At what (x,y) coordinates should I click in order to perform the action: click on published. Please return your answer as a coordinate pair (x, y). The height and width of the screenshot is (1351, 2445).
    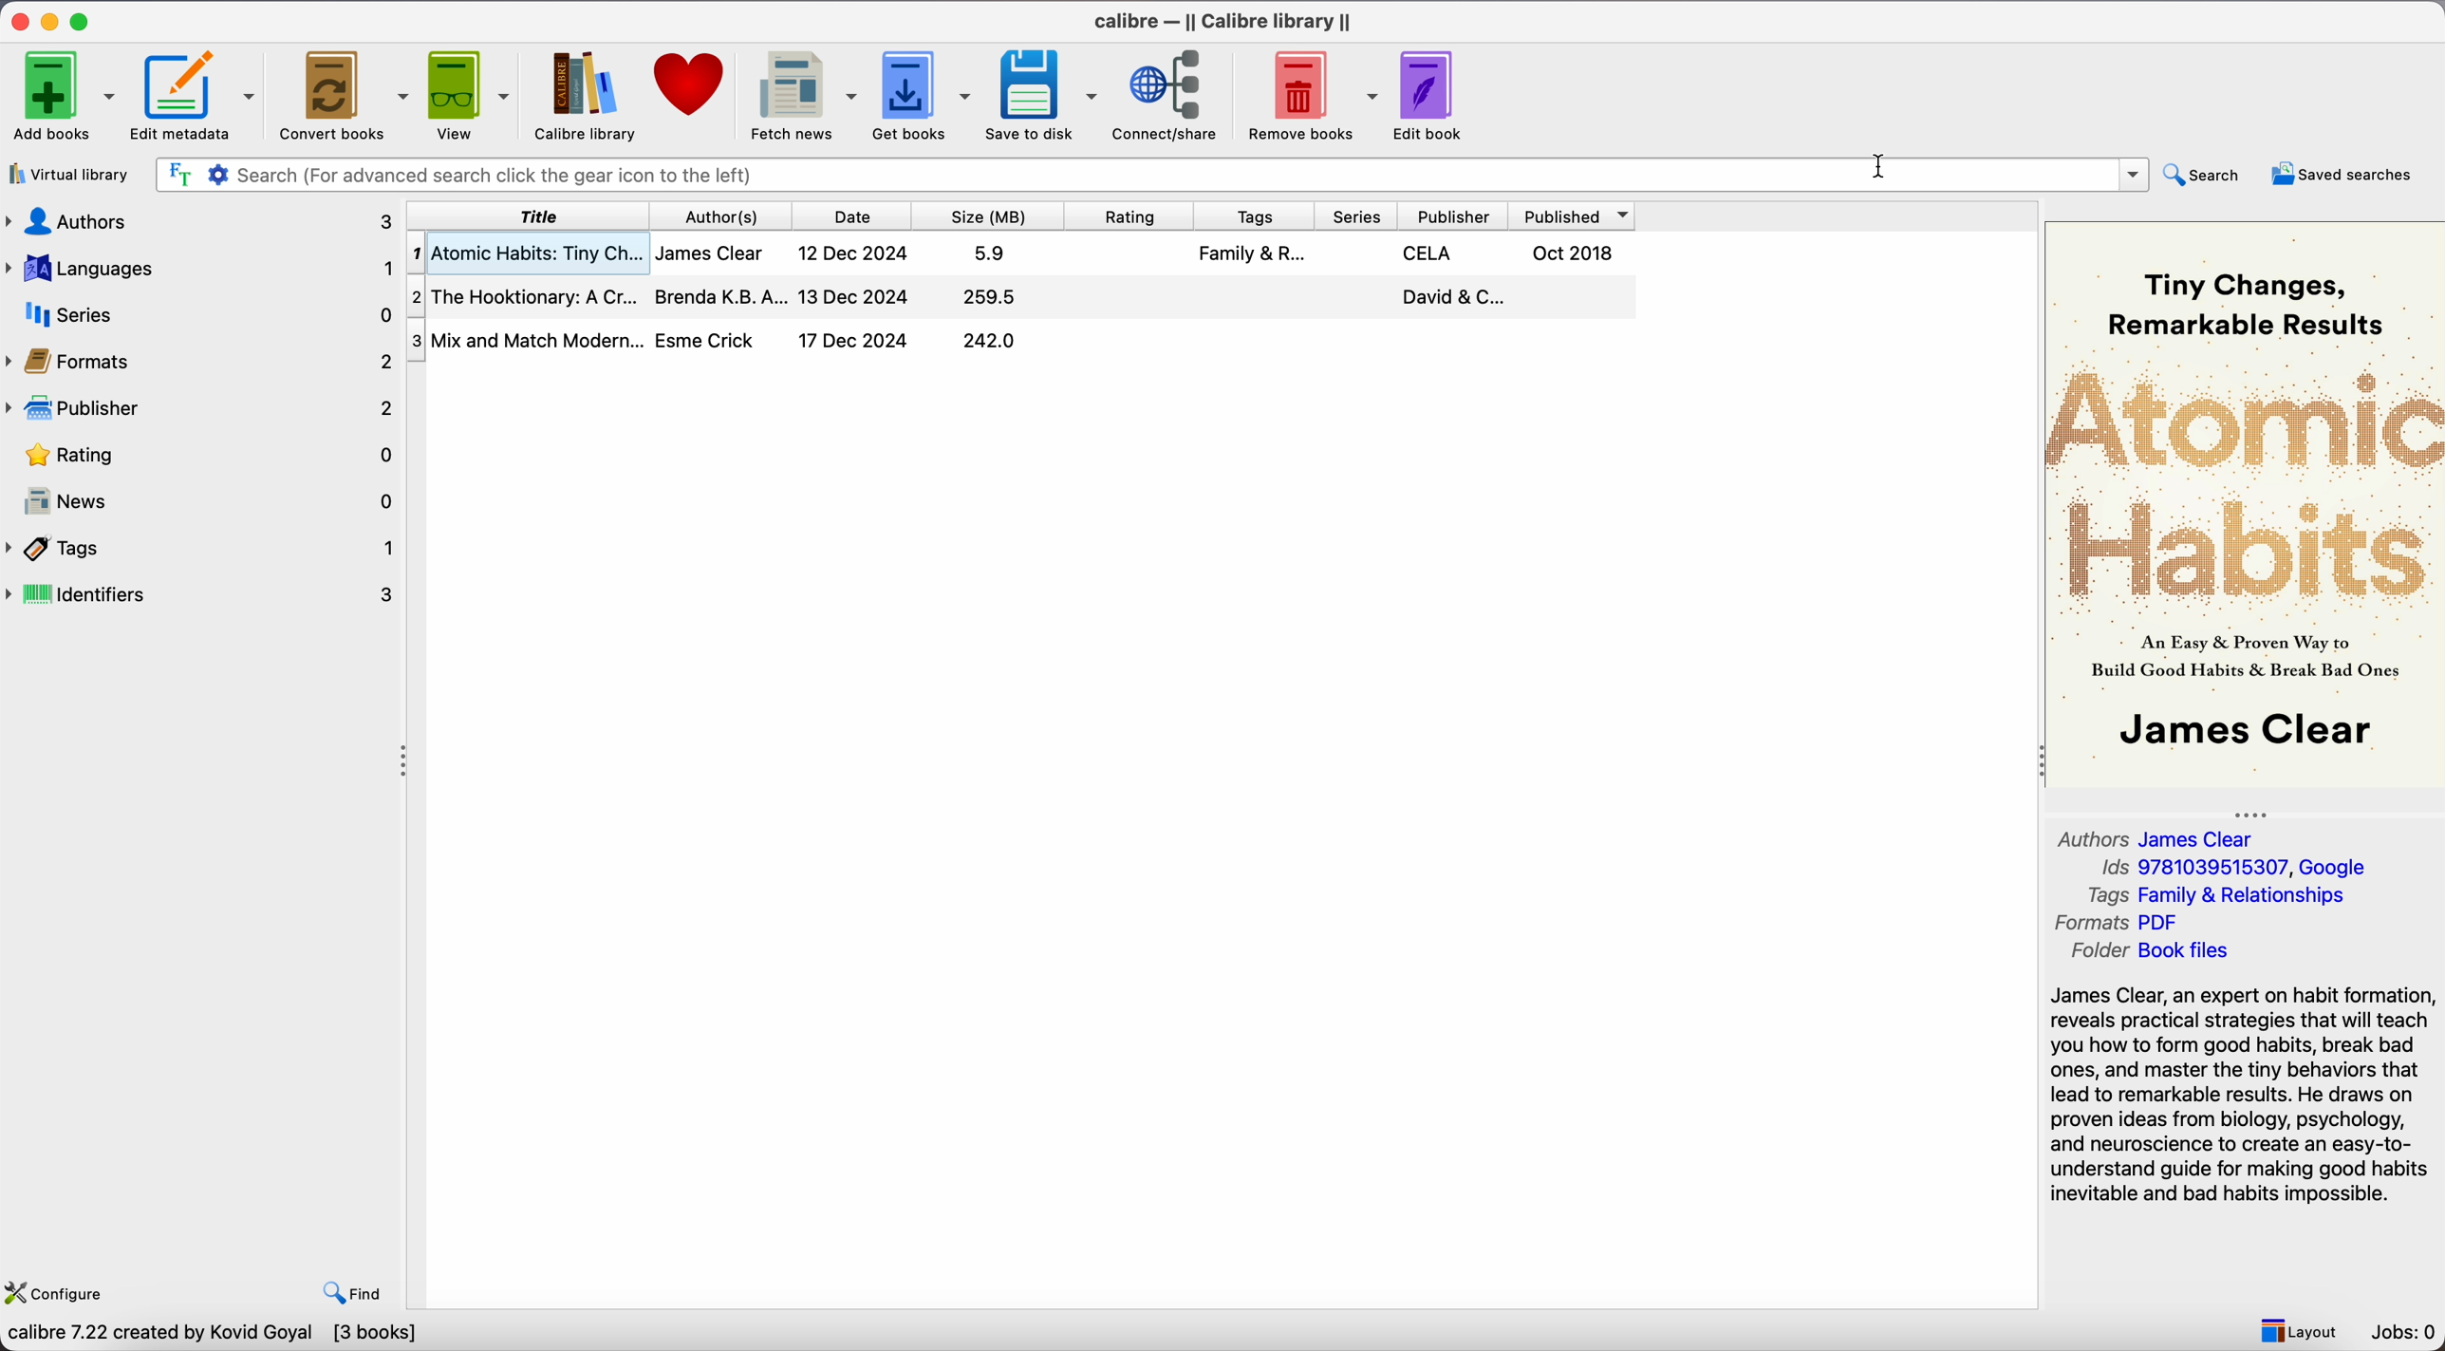
    Looking at the image, I should click on (1578, 216).